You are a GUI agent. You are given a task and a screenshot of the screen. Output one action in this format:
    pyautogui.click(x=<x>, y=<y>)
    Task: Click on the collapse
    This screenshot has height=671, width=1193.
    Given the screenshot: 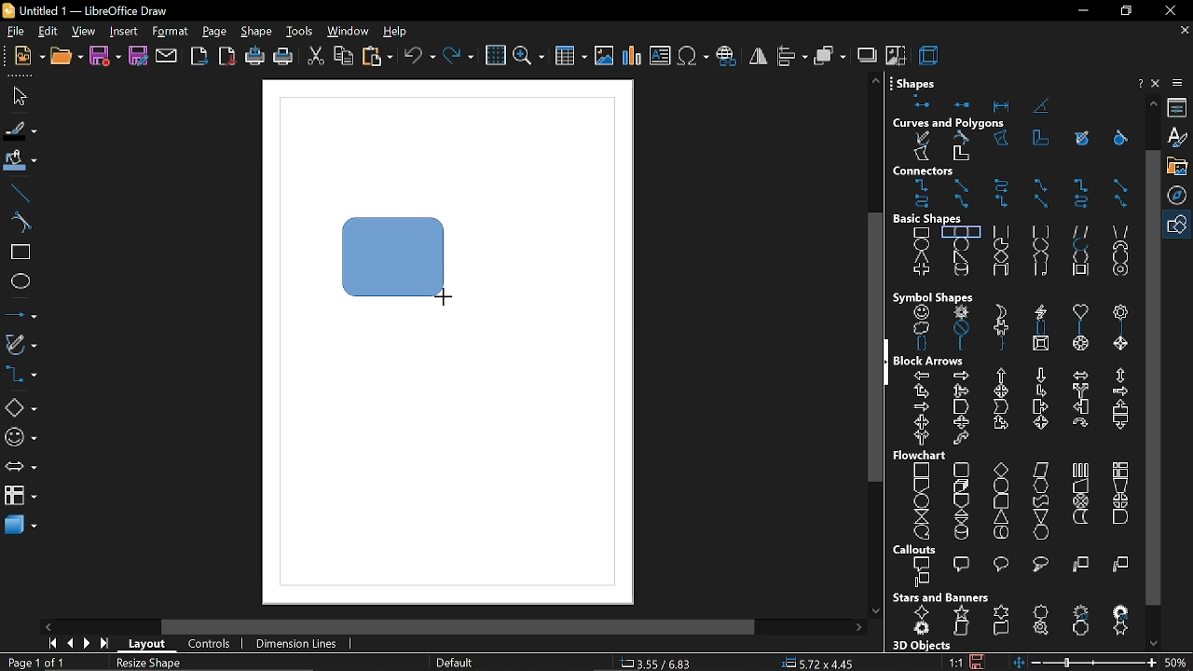 What is the action you would take?
    pyautogui.click(x=887, y=362)
    